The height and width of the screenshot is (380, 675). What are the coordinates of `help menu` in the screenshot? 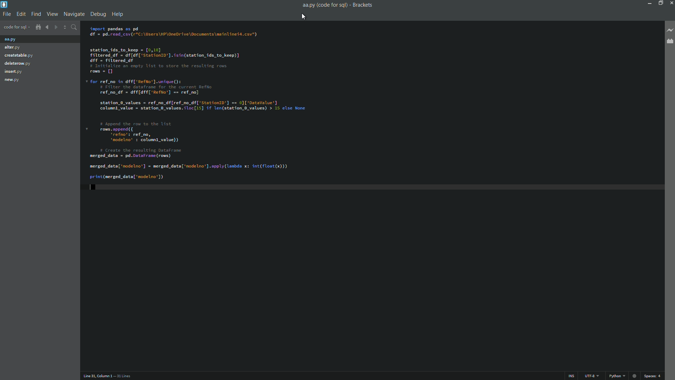 It's located at (117, 14).